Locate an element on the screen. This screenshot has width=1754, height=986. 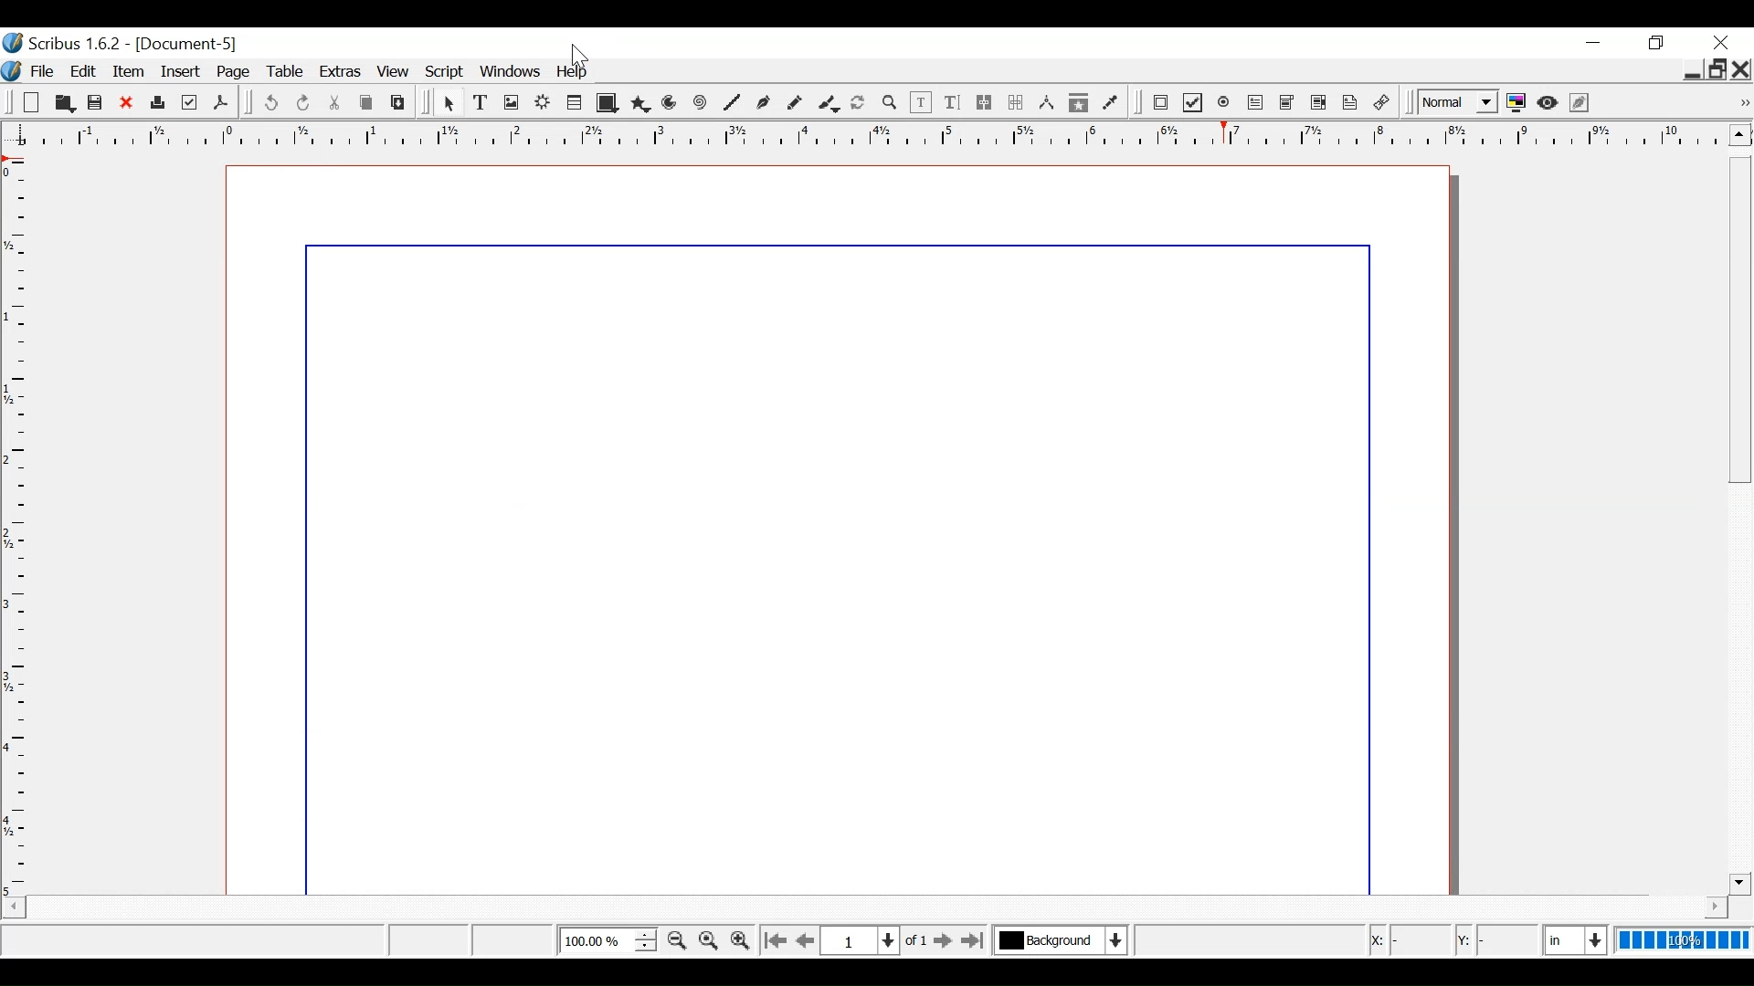
Paste is located at coordinates (398, 102).